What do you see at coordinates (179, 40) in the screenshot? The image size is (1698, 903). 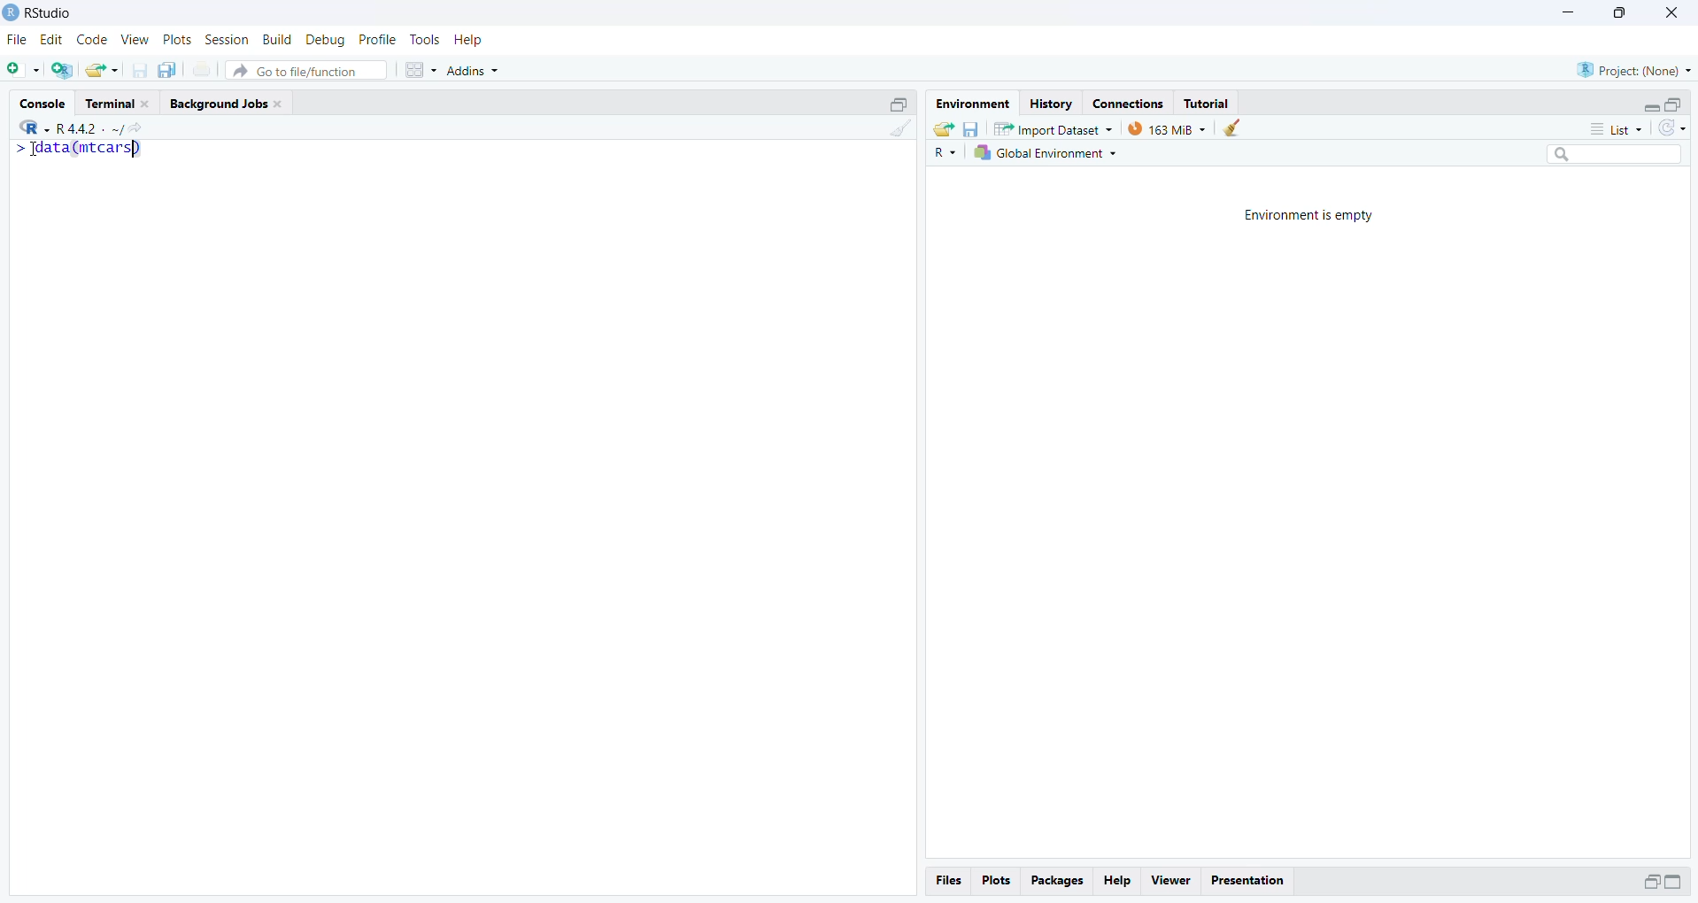 I see `plots` at bounding box center [179, 40].